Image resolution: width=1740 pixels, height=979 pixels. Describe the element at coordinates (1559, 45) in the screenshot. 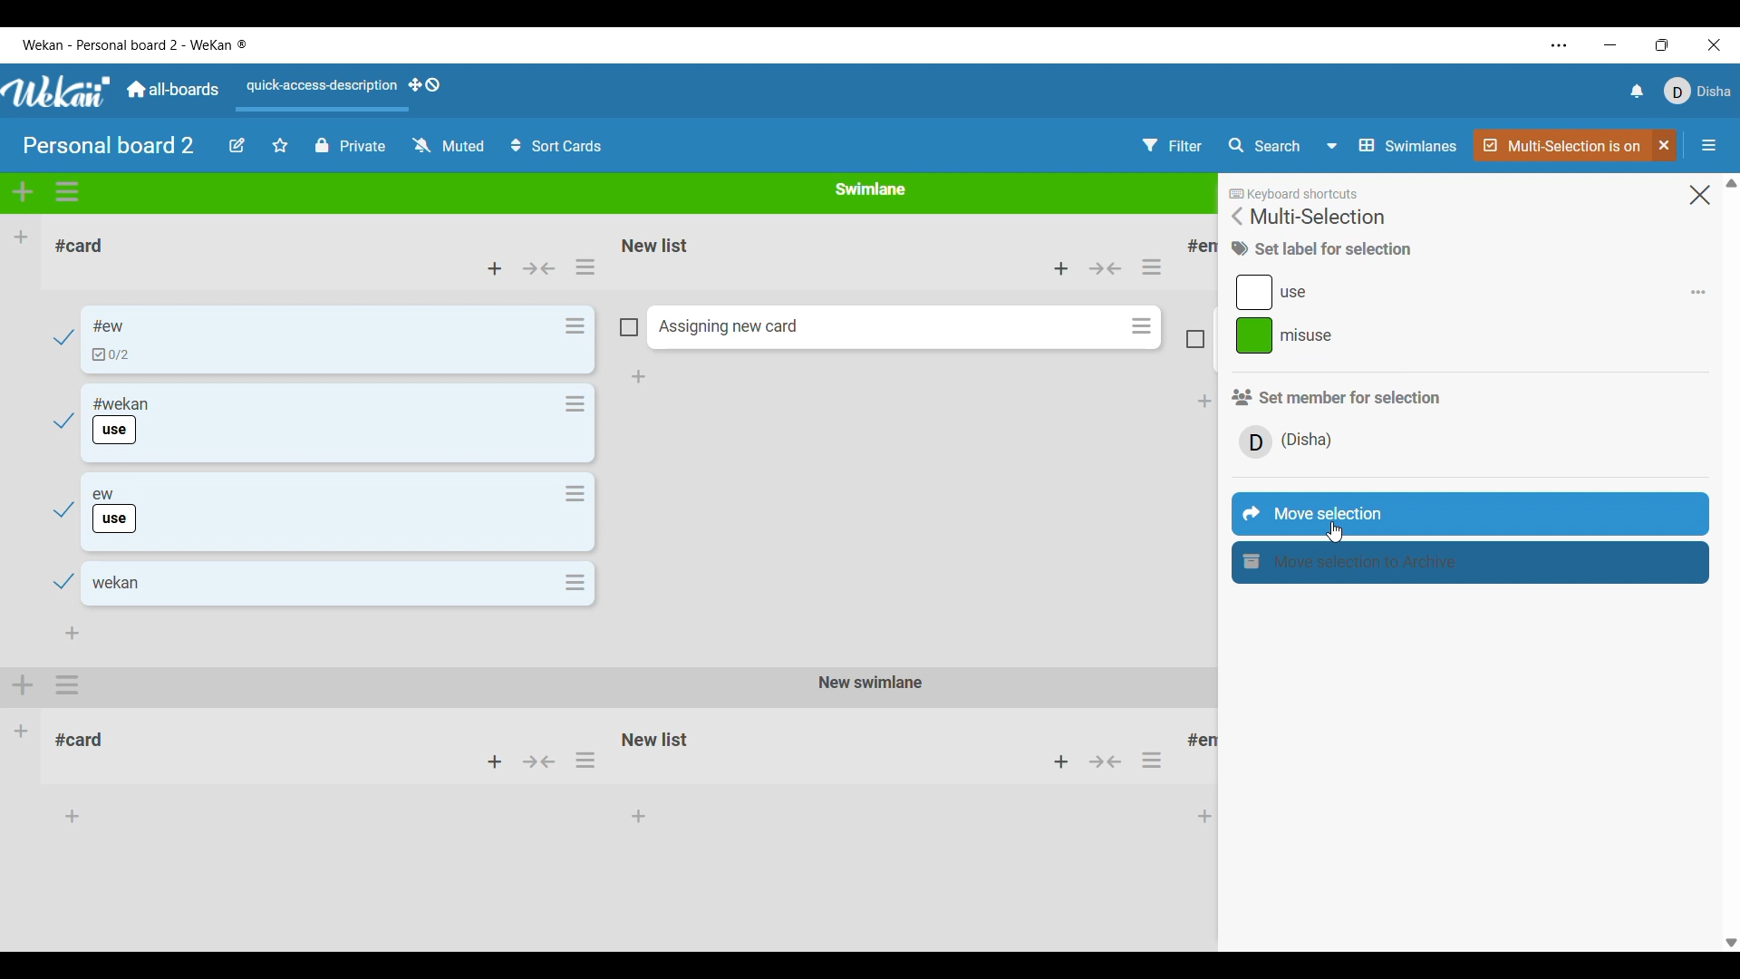

I see `Settings and more` at that location.